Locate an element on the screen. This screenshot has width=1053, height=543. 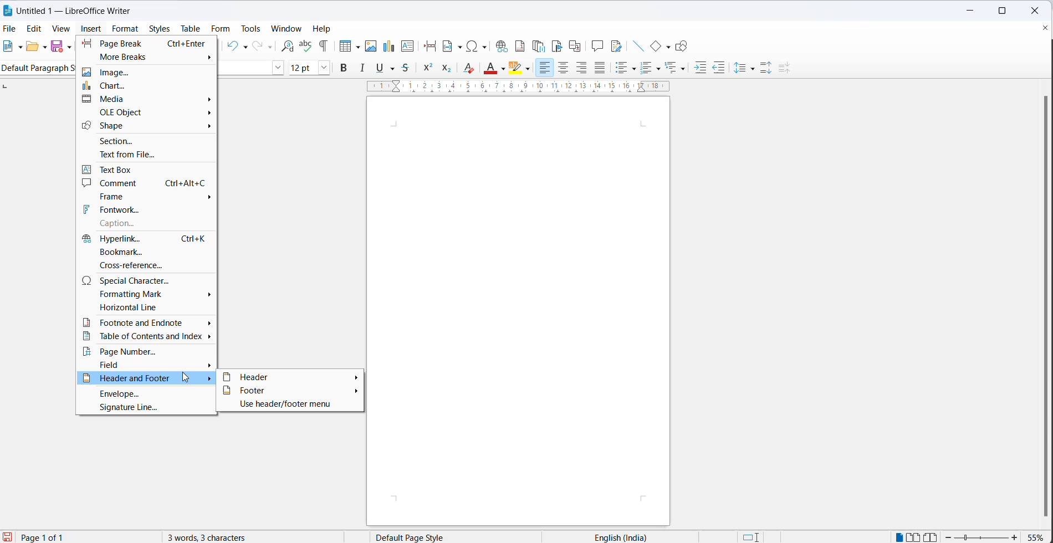
envelope  is located at coordinates (146, 393).